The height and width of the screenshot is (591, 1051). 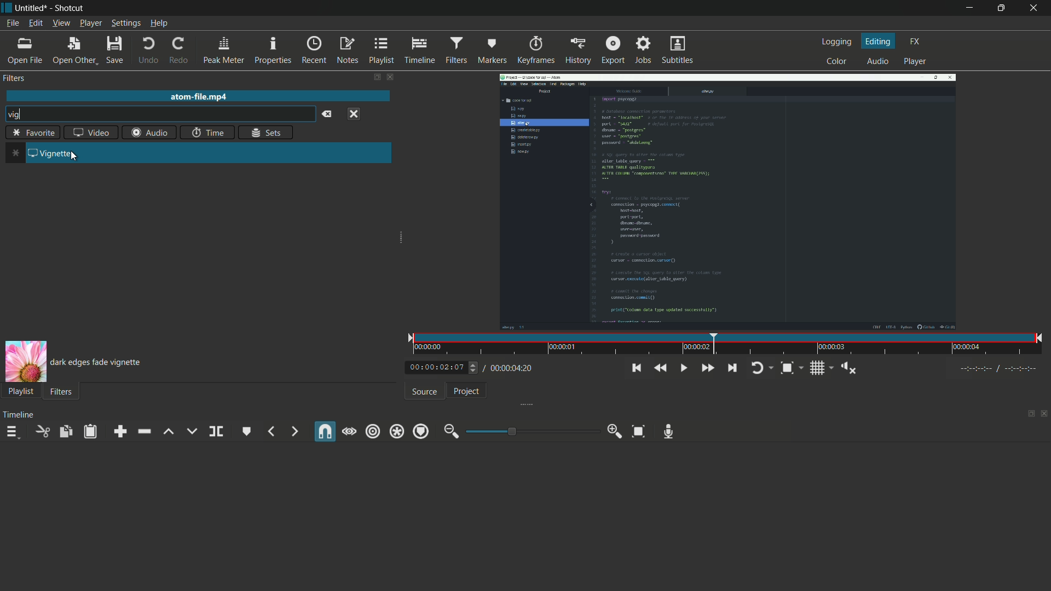 I want to click on split at playhead, so click(x=216, y=432).